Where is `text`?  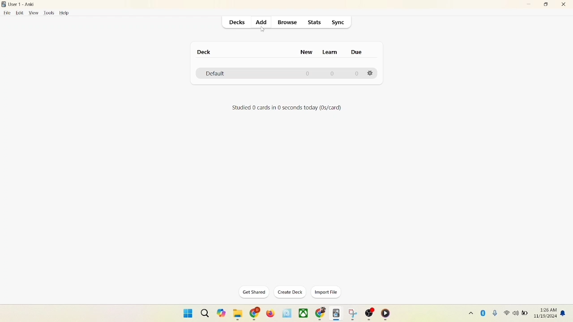 text is located at coordinates (287, 107).